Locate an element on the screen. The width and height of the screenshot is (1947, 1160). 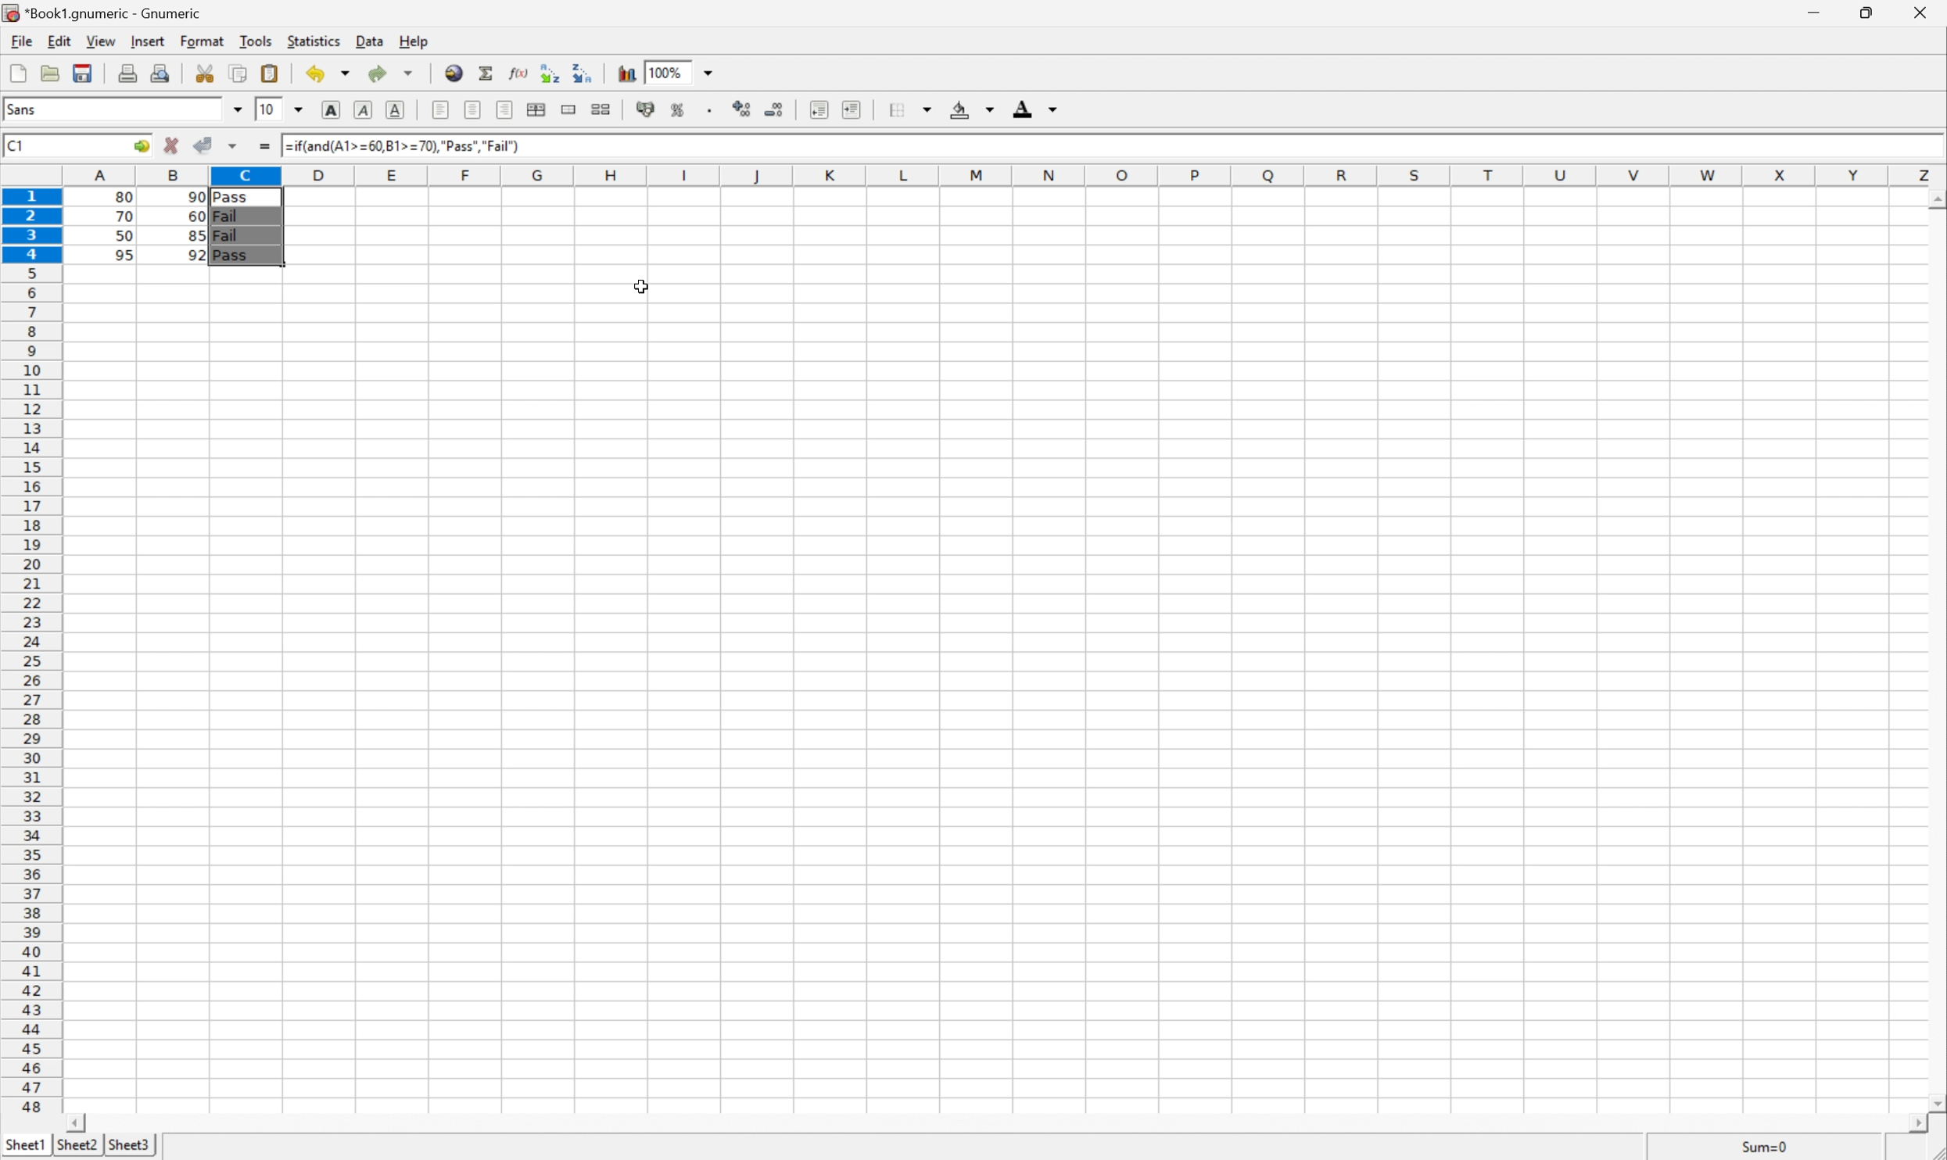
Save the document is located at coordinates (50, 73).